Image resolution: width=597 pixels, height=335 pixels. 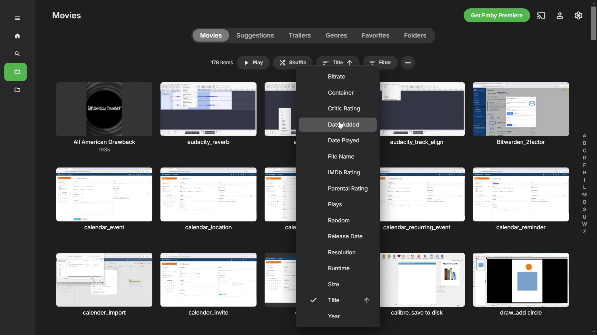 What do you see at coordinates (338, 236) in the screenshot?
I see `release date` at bounding box center [338, 236].